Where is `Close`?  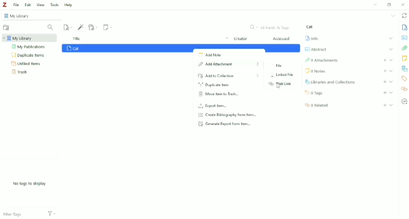
Close is located at coordinates (403, 4).